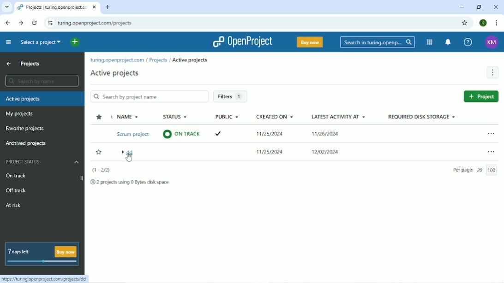  What do you see at coordinates (6, 7) in the screenshot?
I see `Search tabs` at bounding box center [6, 7].